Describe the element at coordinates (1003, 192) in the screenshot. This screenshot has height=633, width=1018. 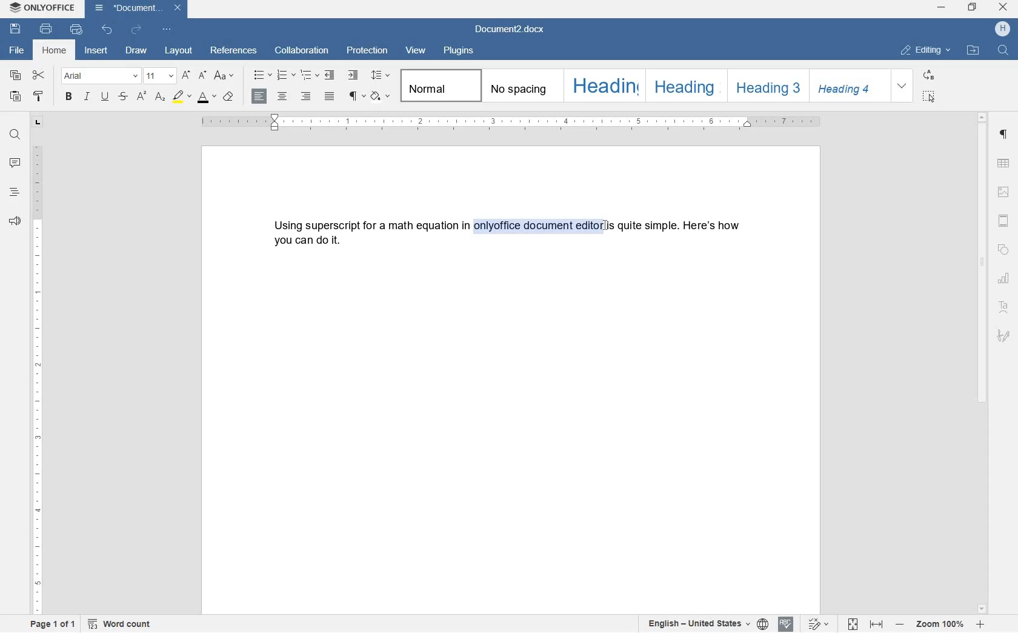
I see `image` at that location.